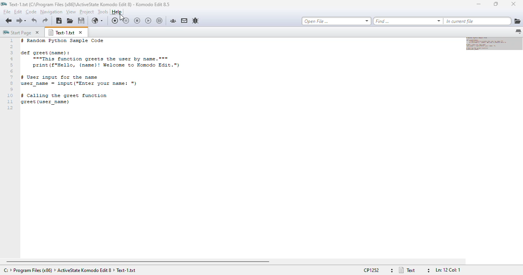 Image resolution: width=523 pixels, height=275 pixels. Describe the element at coordinates (138, 262) in the screenshot. I see `horizontal scroll bar` at that location.